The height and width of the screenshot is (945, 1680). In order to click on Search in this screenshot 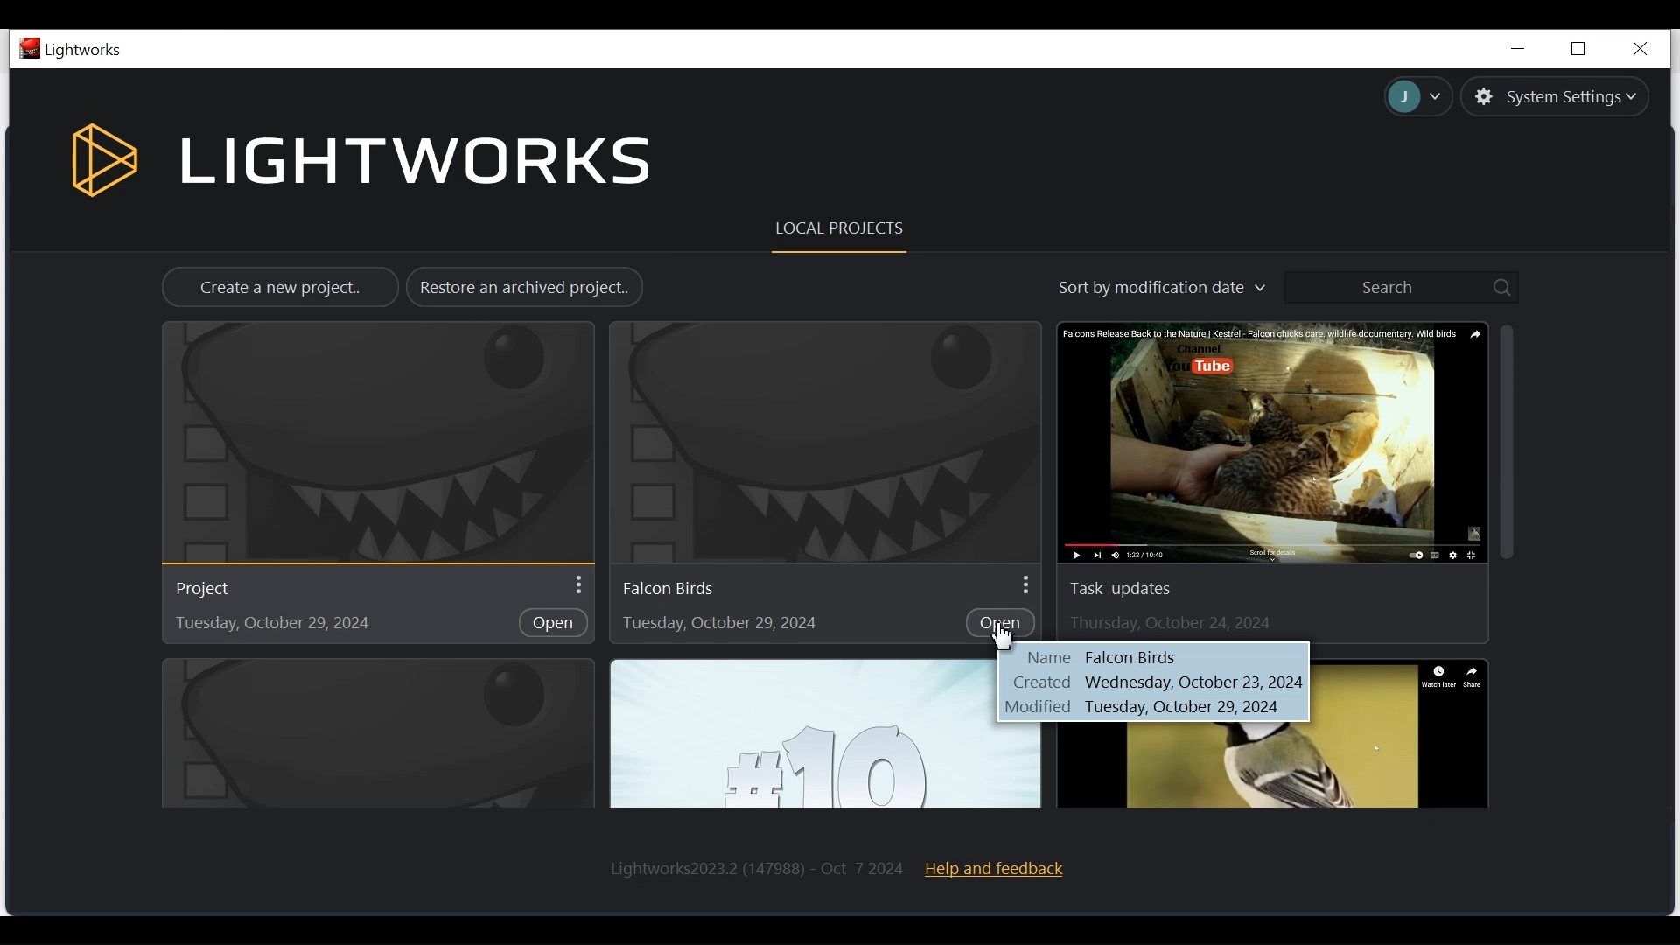, I will do `click(1404, 286)`.